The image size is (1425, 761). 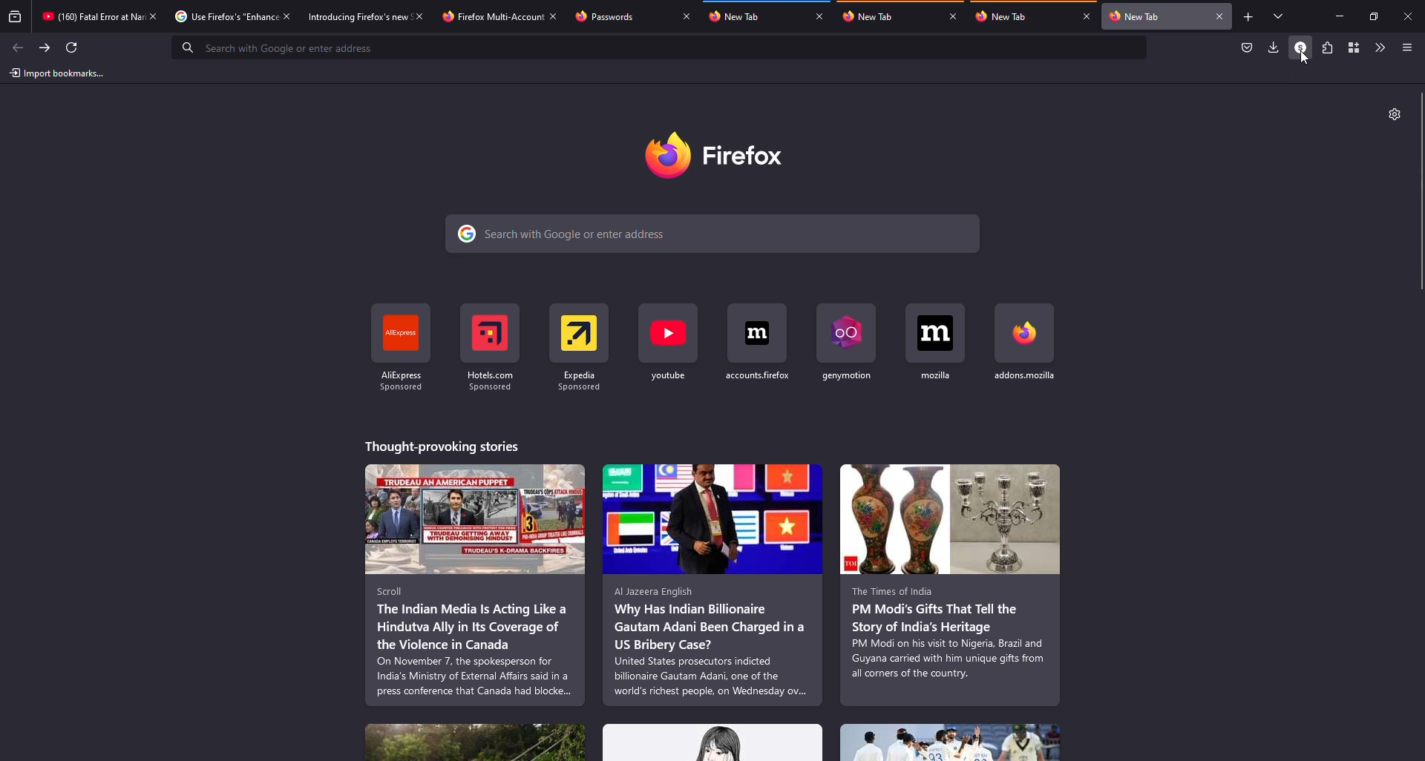 What do you see at coordinates (1340, 16) in the screenshot?
I see `miimize` at bounding box center [1340, 16].